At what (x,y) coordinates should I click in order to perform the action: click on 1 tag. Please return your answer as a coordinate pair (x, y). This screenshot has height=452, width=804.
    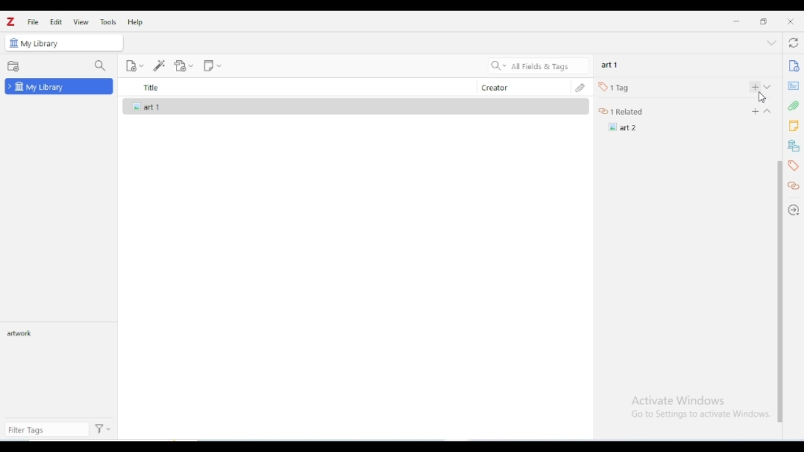
    Looking at the image, I should click on (624, 88).